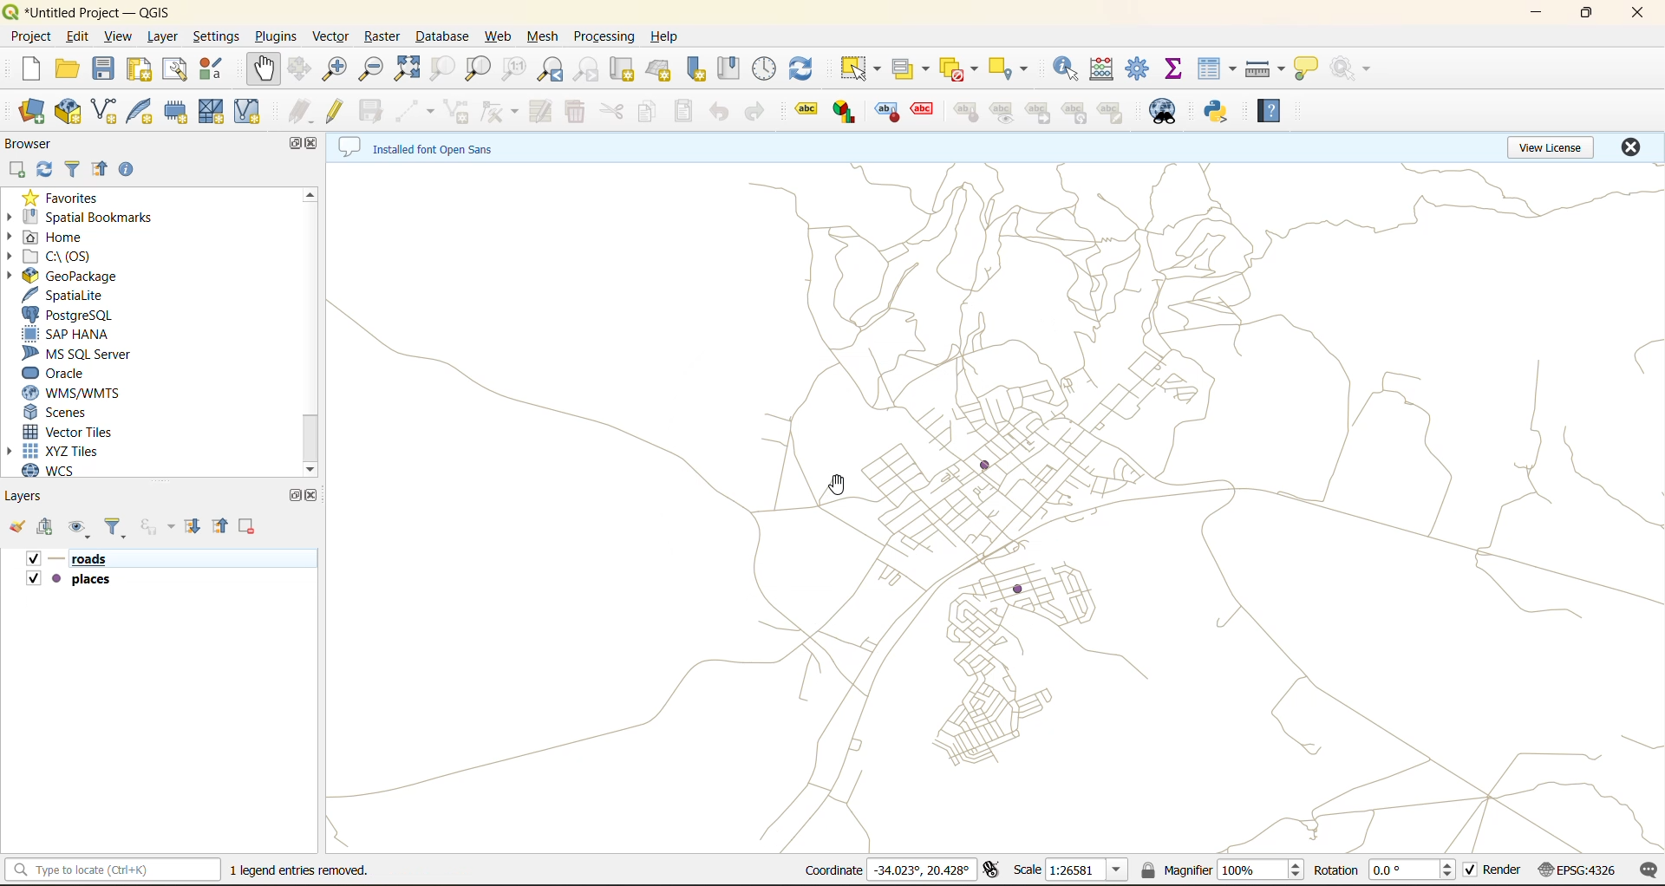 Image resolution: width=1665 pixels, height=886 pixels. What do you see at coordinates (1585, 16) in the screenshot?
I see `maximize` at bounding box center [1585, 16].